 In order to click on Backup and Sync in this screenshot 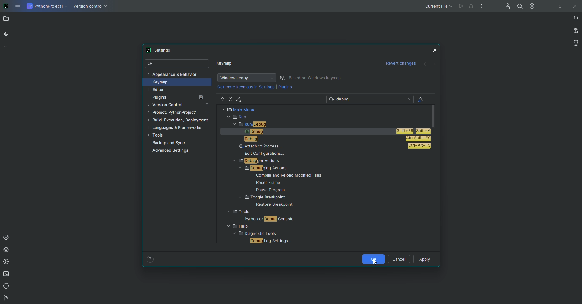, I will do `click(181, 143)`.